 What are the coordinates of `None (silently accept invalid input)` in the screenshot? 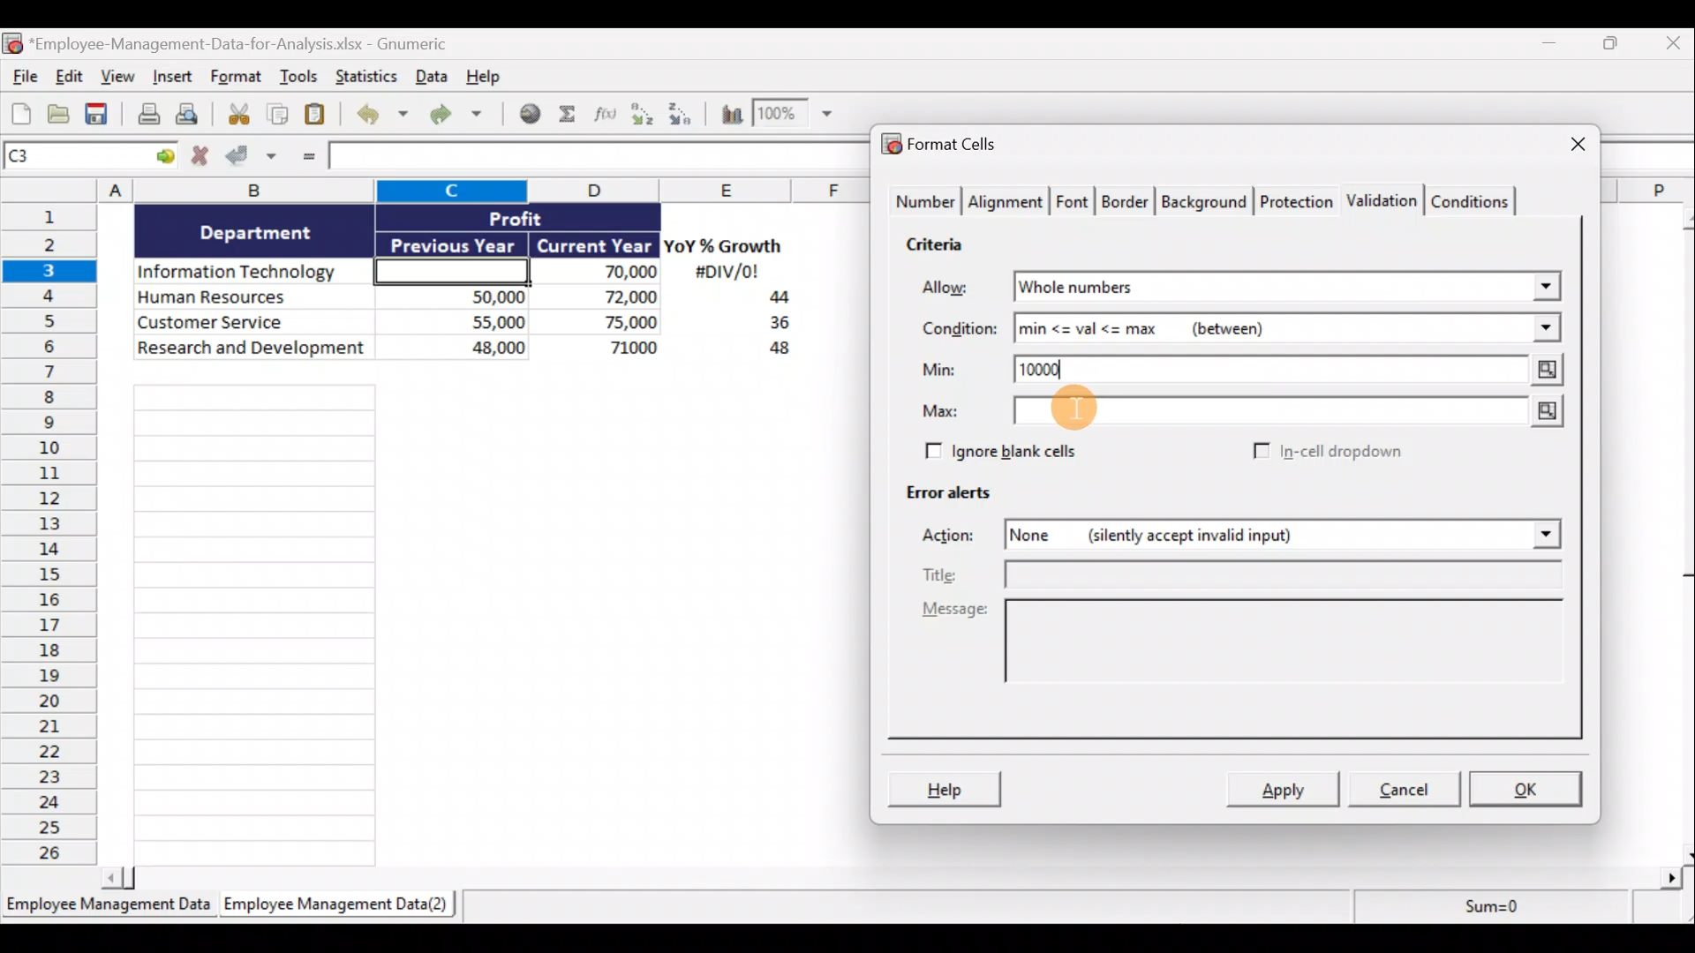 It's located at (1224, 537).